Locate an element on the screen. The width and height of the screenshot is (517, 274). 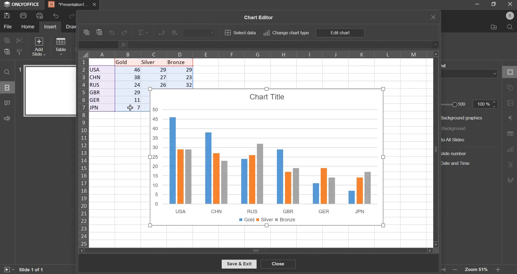
paragraph settings is located at coordinates (511, 119).